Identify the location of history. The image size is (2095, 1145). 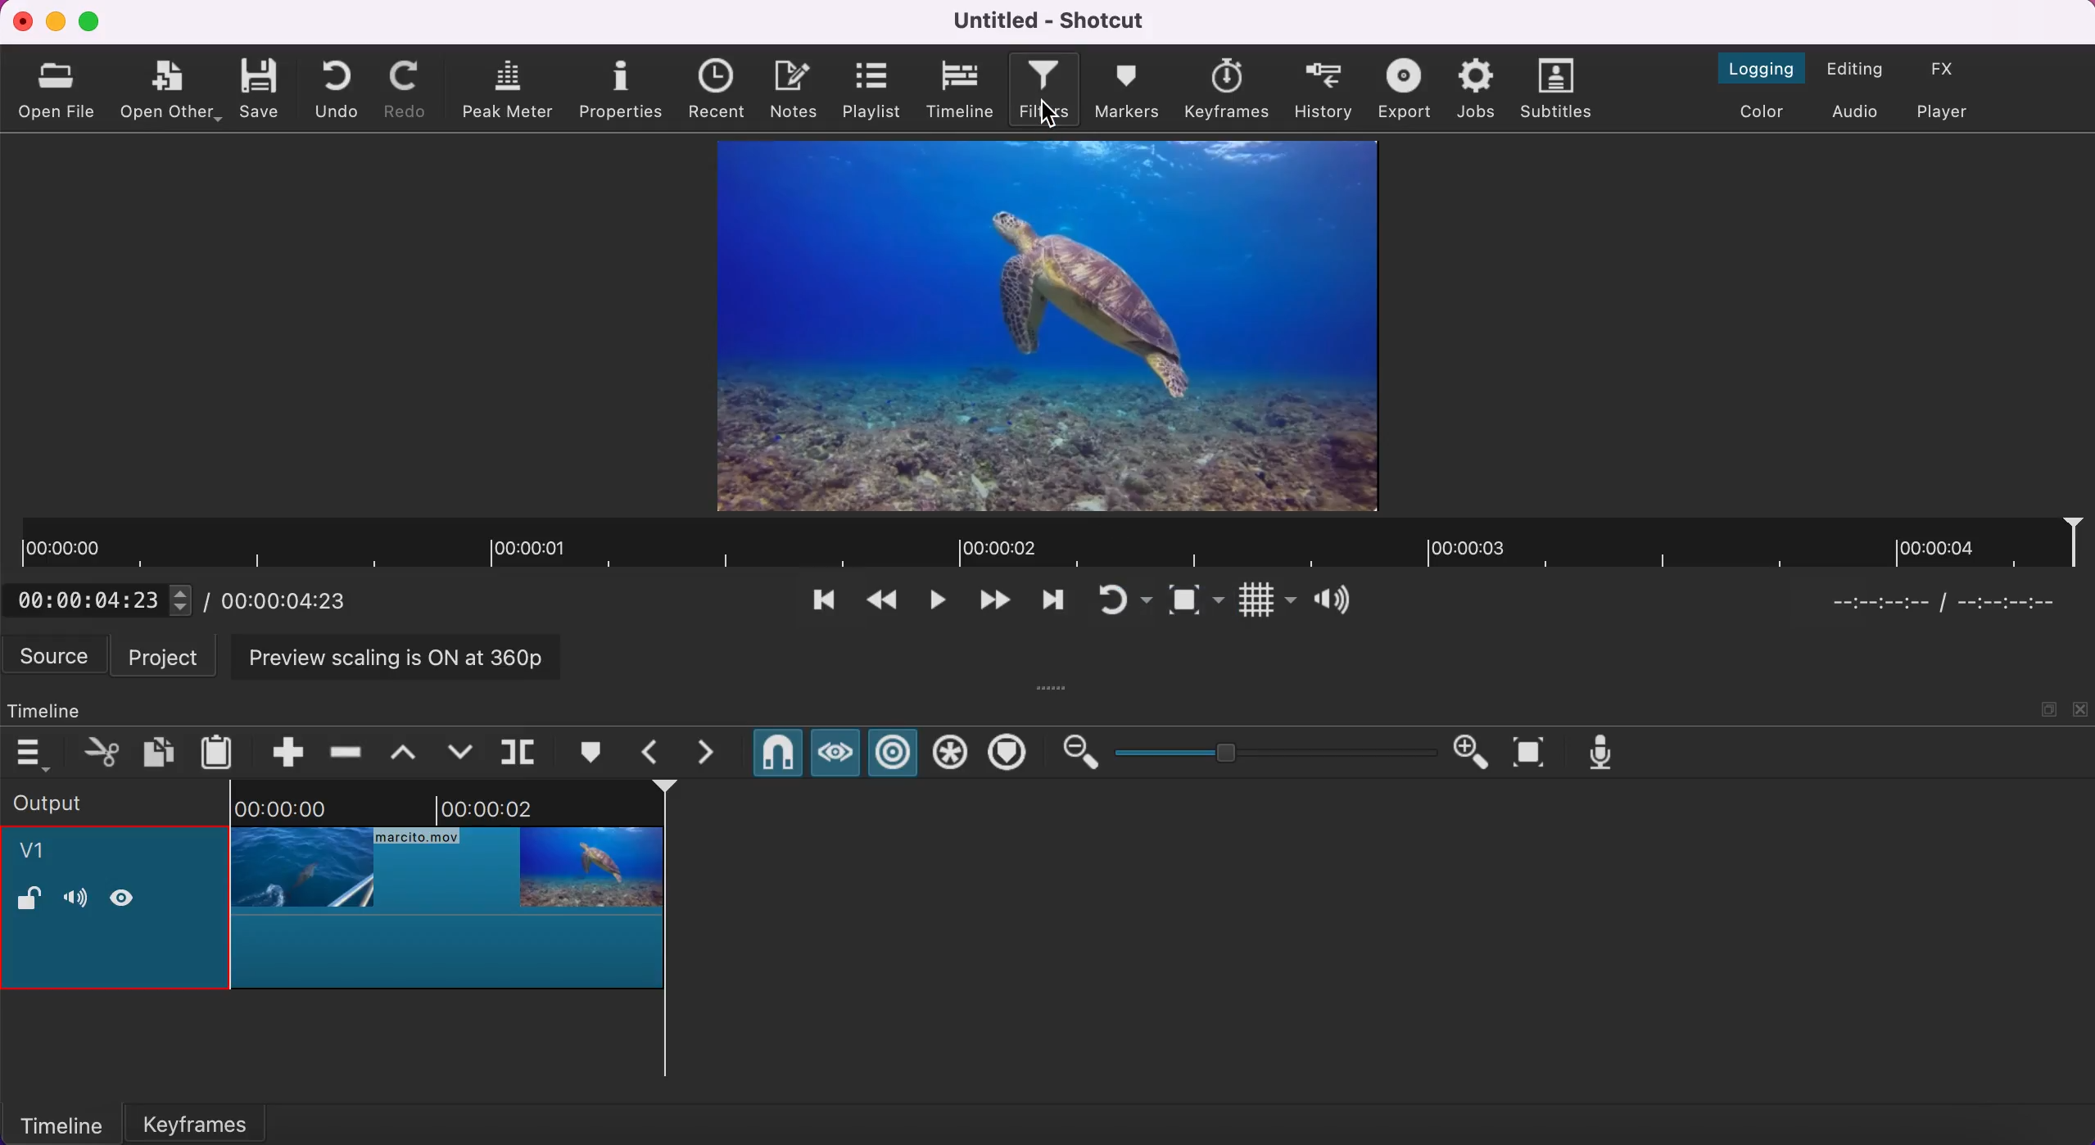
(1325, 88).